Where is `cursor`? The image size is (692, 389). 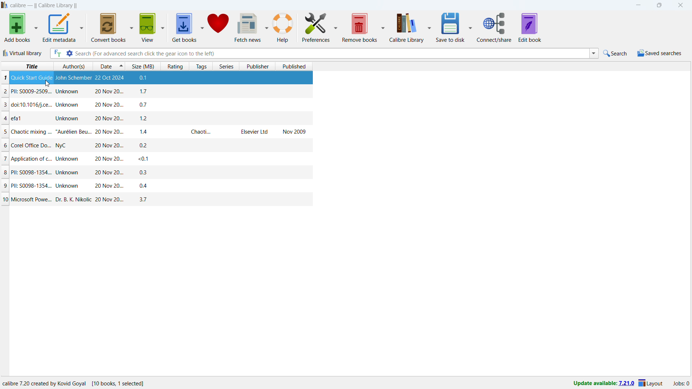
cursor is located at coordinates (48, 83).